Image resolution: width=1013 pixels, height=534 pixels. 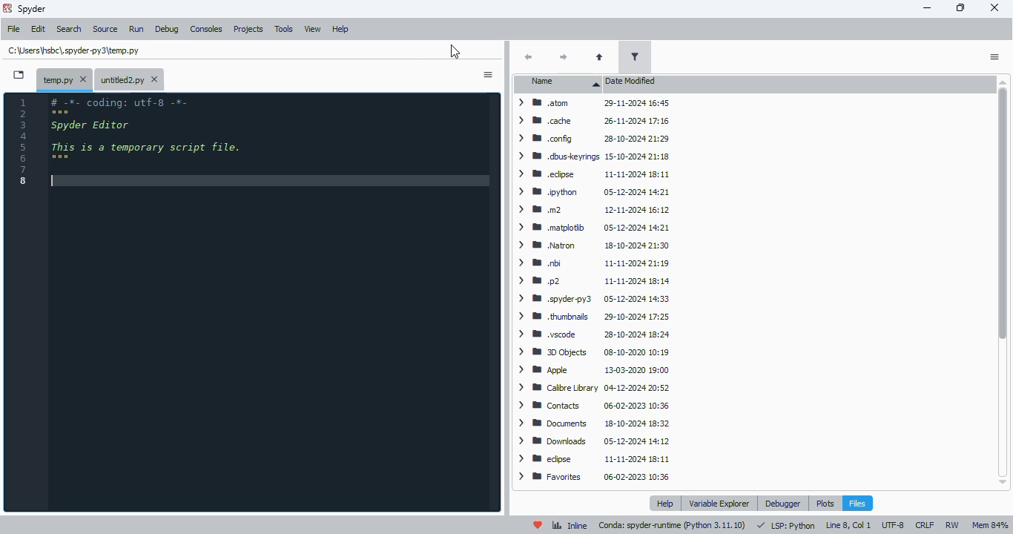 What do you see at coordinates (559, 83) in the screenshot?
I see `name` at bounding box center [559, 83].